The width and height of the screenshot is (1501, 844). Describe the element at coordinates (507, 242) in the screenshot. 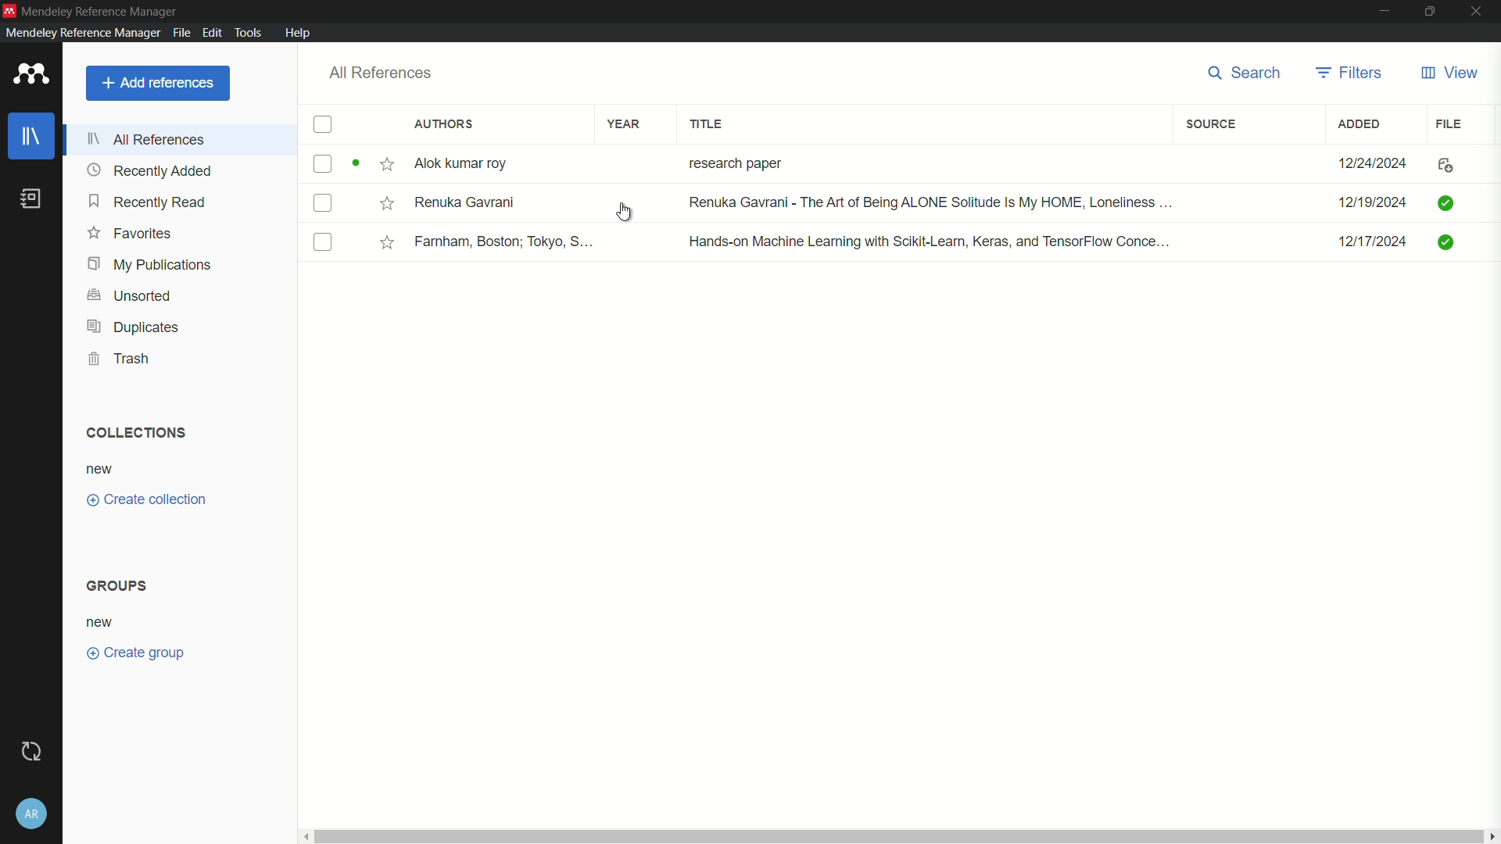

I see `Farnham, Boston; Tokyo, S...` at that location.